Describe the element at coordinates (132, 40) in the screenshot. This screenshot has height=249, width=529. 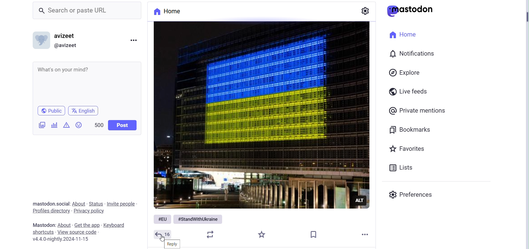
I see `Menu` at that location.